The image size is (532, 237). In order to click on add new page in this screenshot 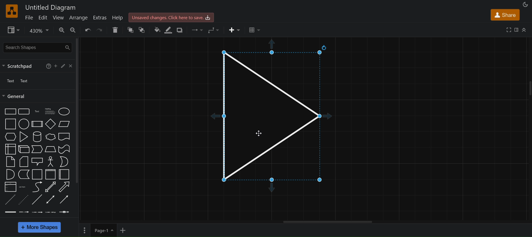, I will do `click(127, 230)`.